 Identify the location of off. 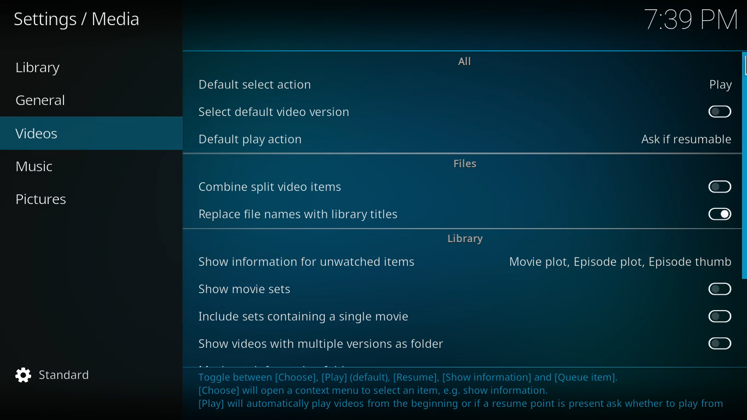
(722, 112).